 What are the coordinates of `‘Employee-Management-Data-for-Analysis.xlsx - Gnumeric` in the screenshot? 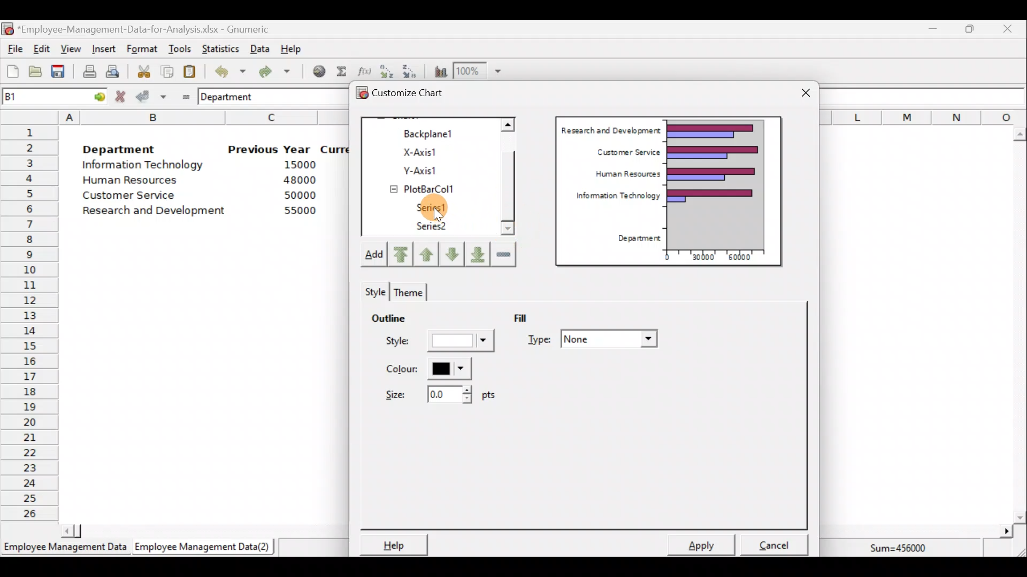 It's located at (147, 28).